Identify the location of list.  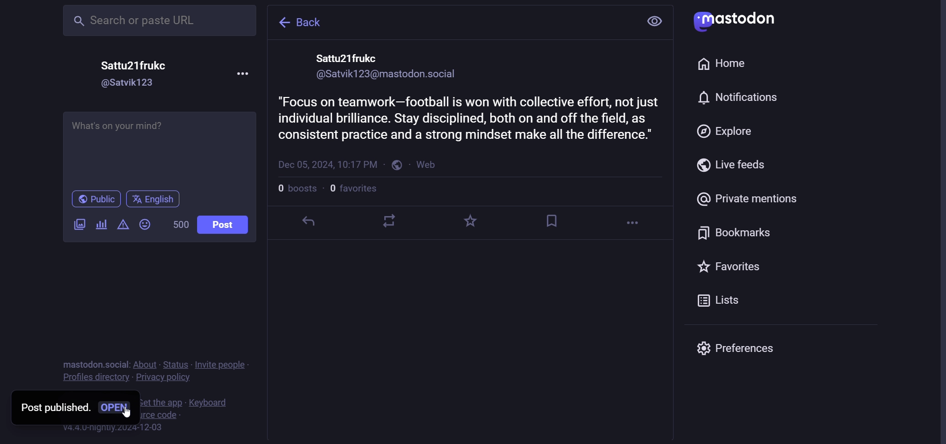
(723, 300).